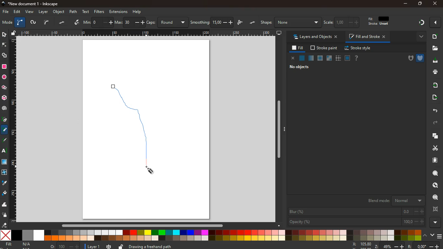 The height and width of the screenshot is (249, 443). Describe the element at coordinates (436, 4) in the screenshot. I see `close` at that location.